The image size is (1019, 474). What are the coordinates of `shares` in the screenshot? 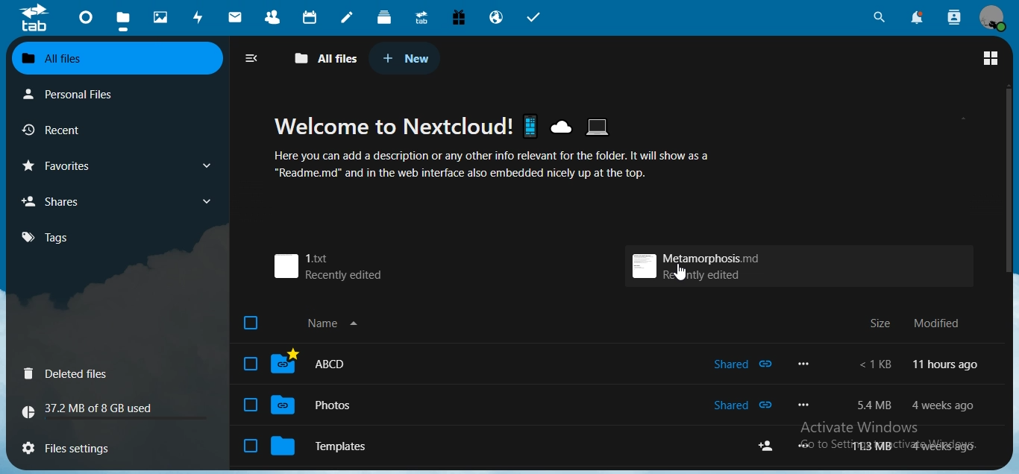 It's located at (60, 203).